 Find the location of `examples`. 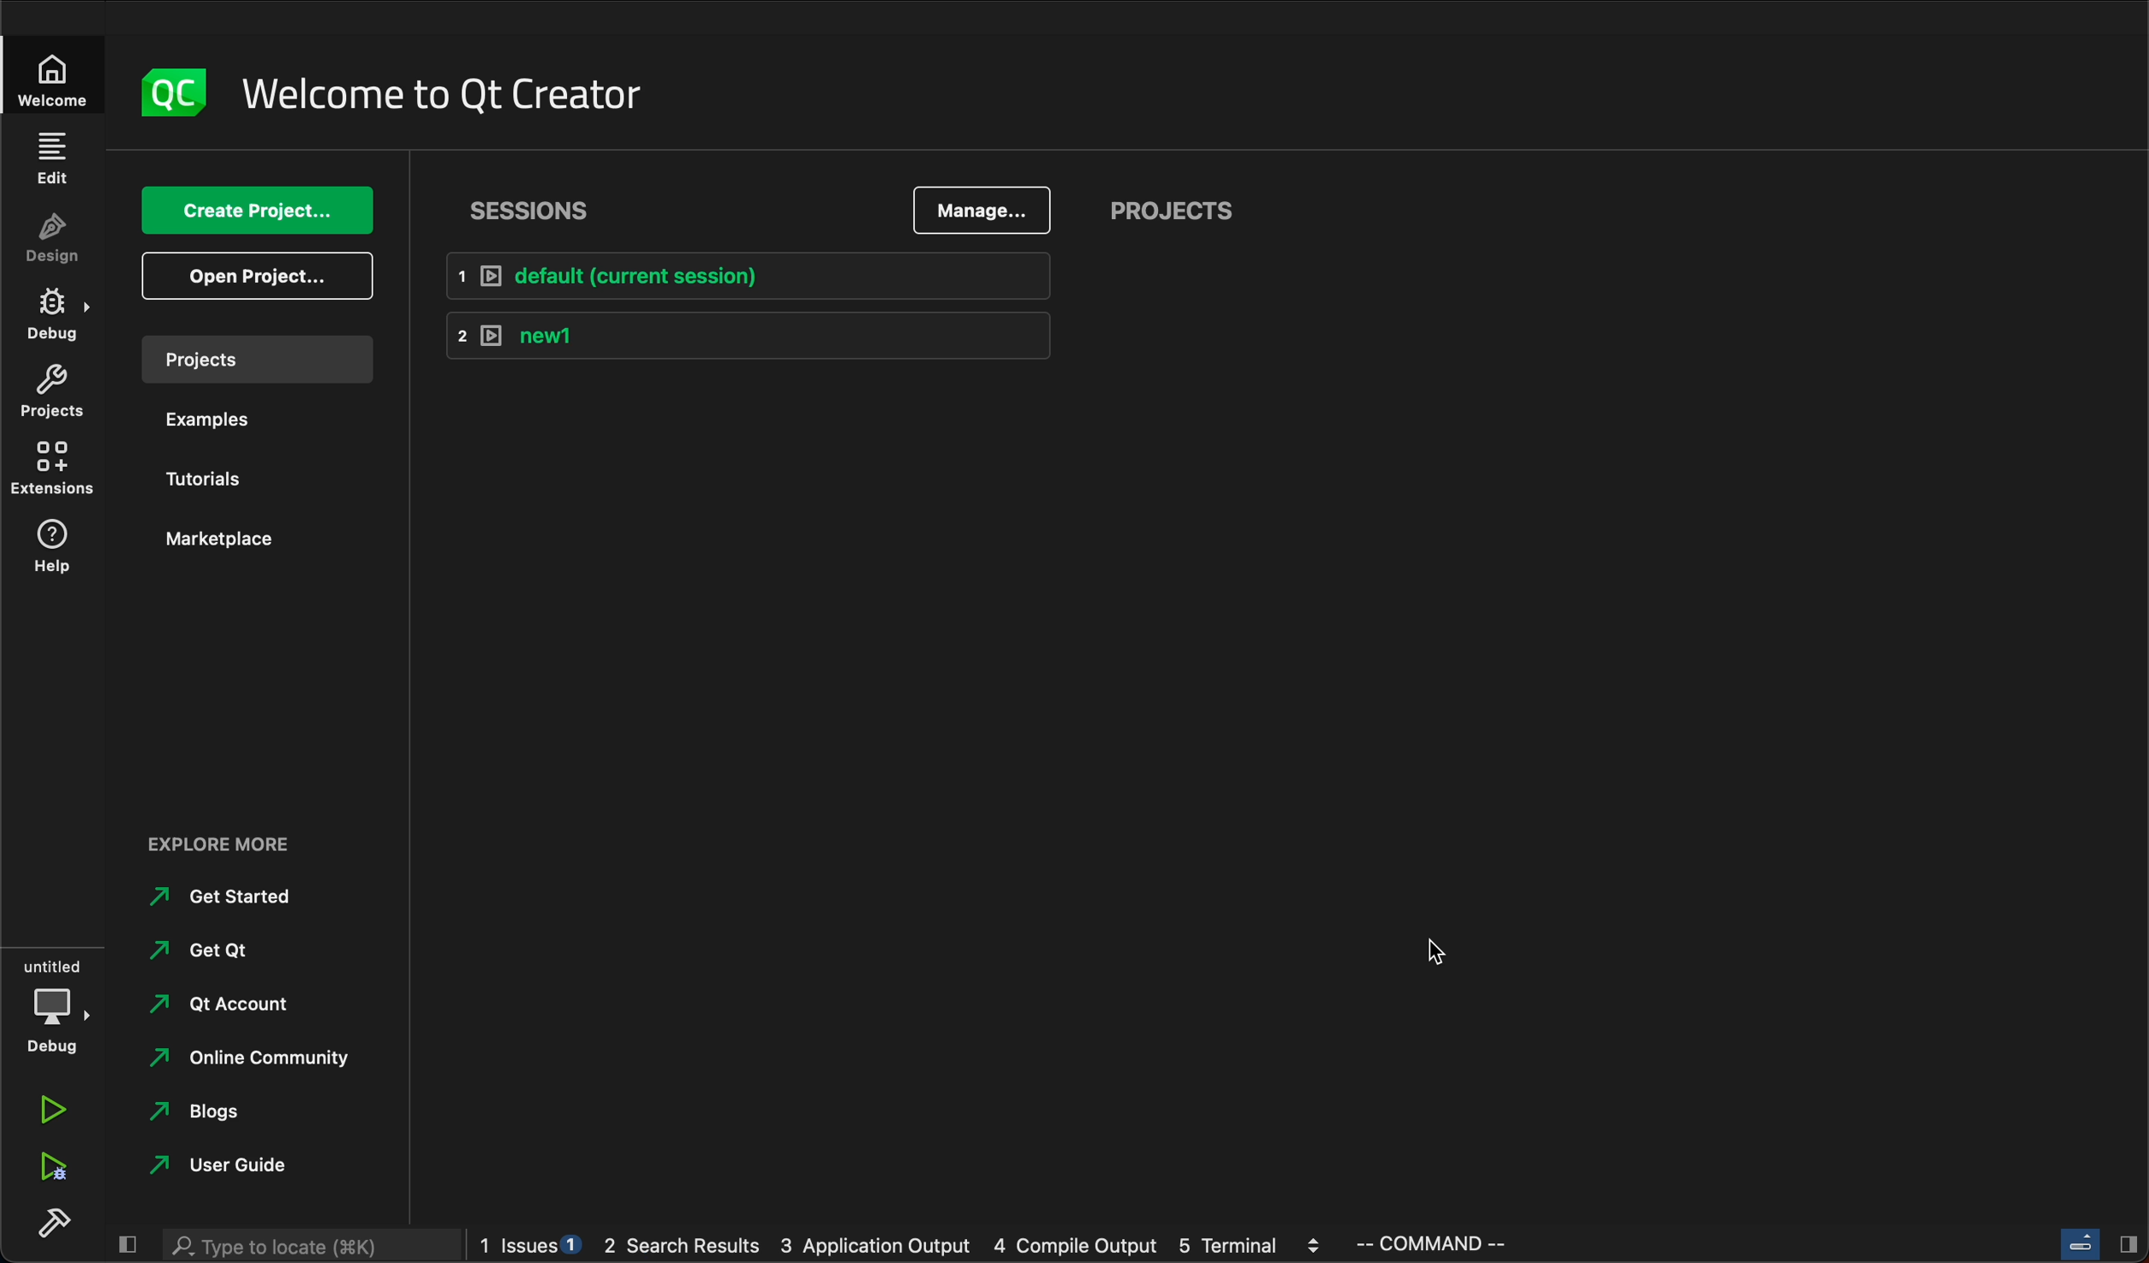

examples is located at coordinates (235, 428).